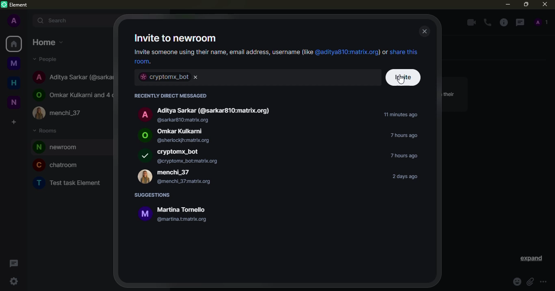 This screenshot has height=291, width=555. What do you see at coordinates (49, 43) in the screenshot?
I see `home` at bounding box center [49, 43].